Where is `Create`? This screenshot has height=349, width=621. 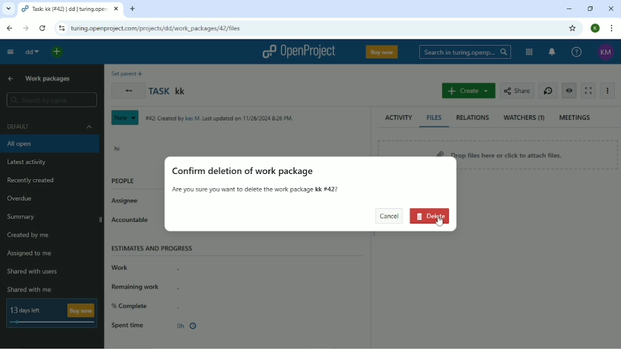
Create is located at coordinates (468, 90).